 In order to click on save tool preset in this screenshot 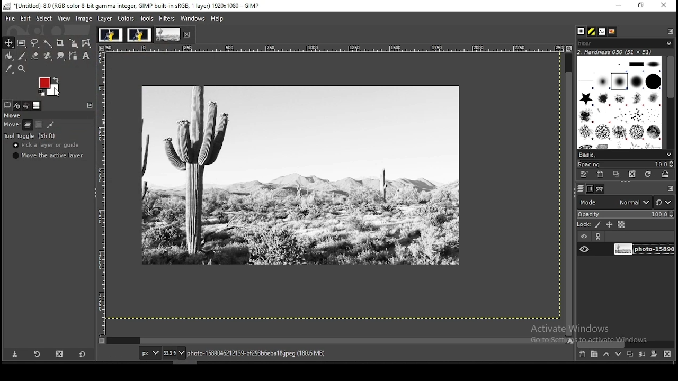, I will do `click(14, 355)`.